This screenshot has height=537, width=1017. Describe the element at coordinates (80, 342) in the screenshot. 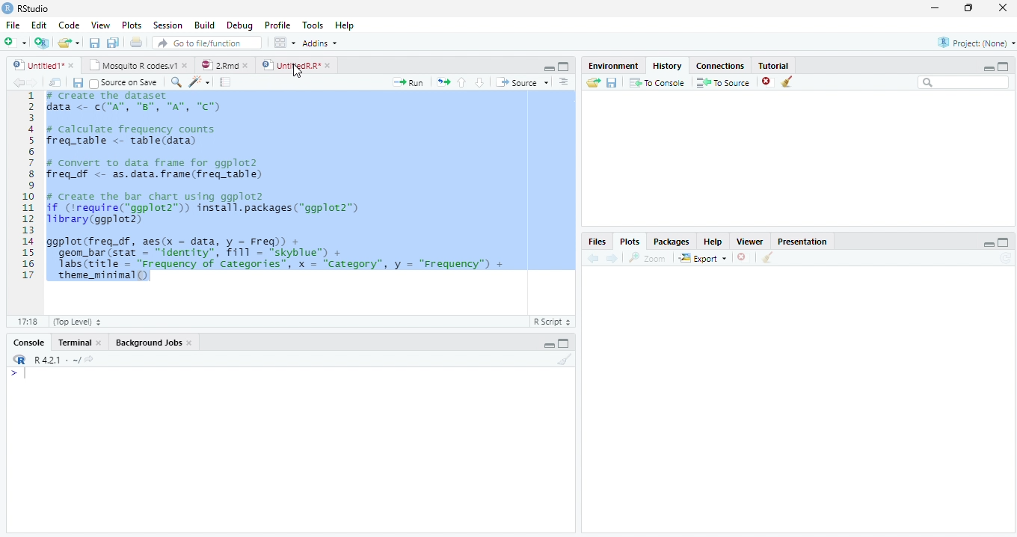

I see `Terminal` at that location.